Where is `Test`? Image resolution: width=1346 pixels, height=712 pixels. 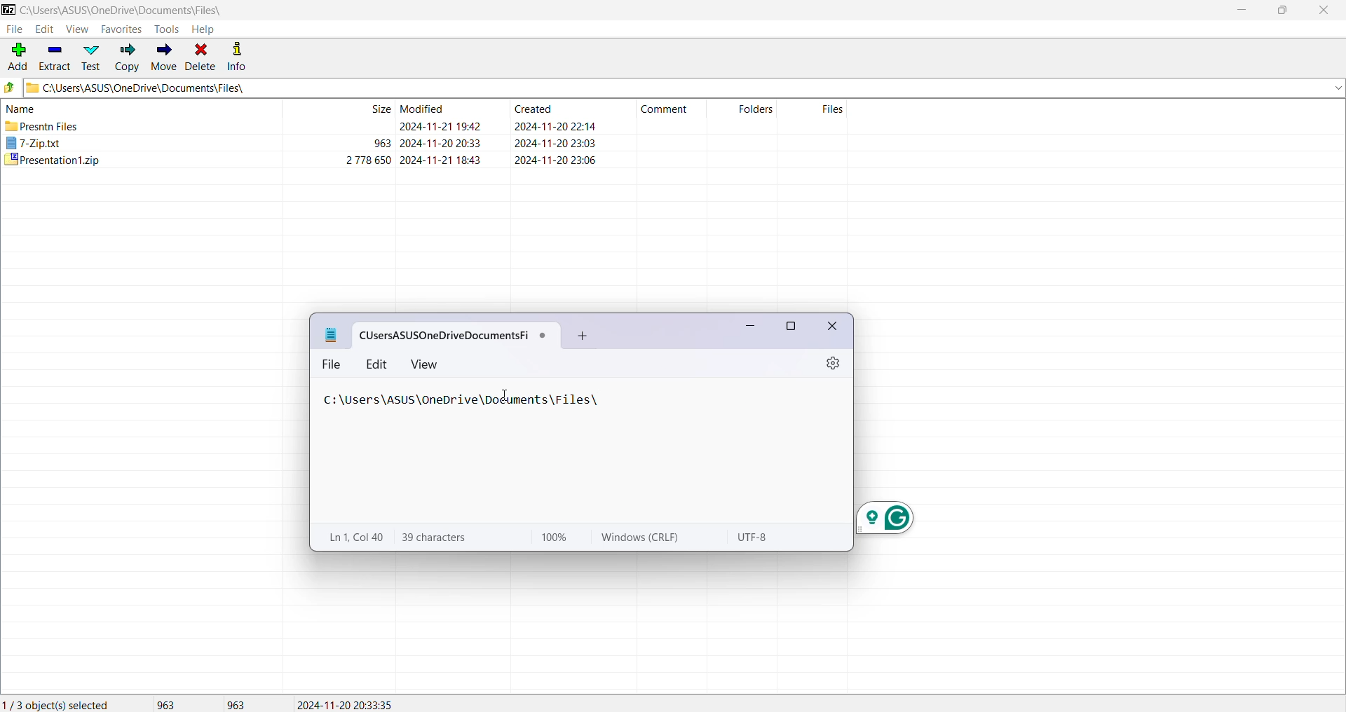 Test is located at coordinates (90, 58).